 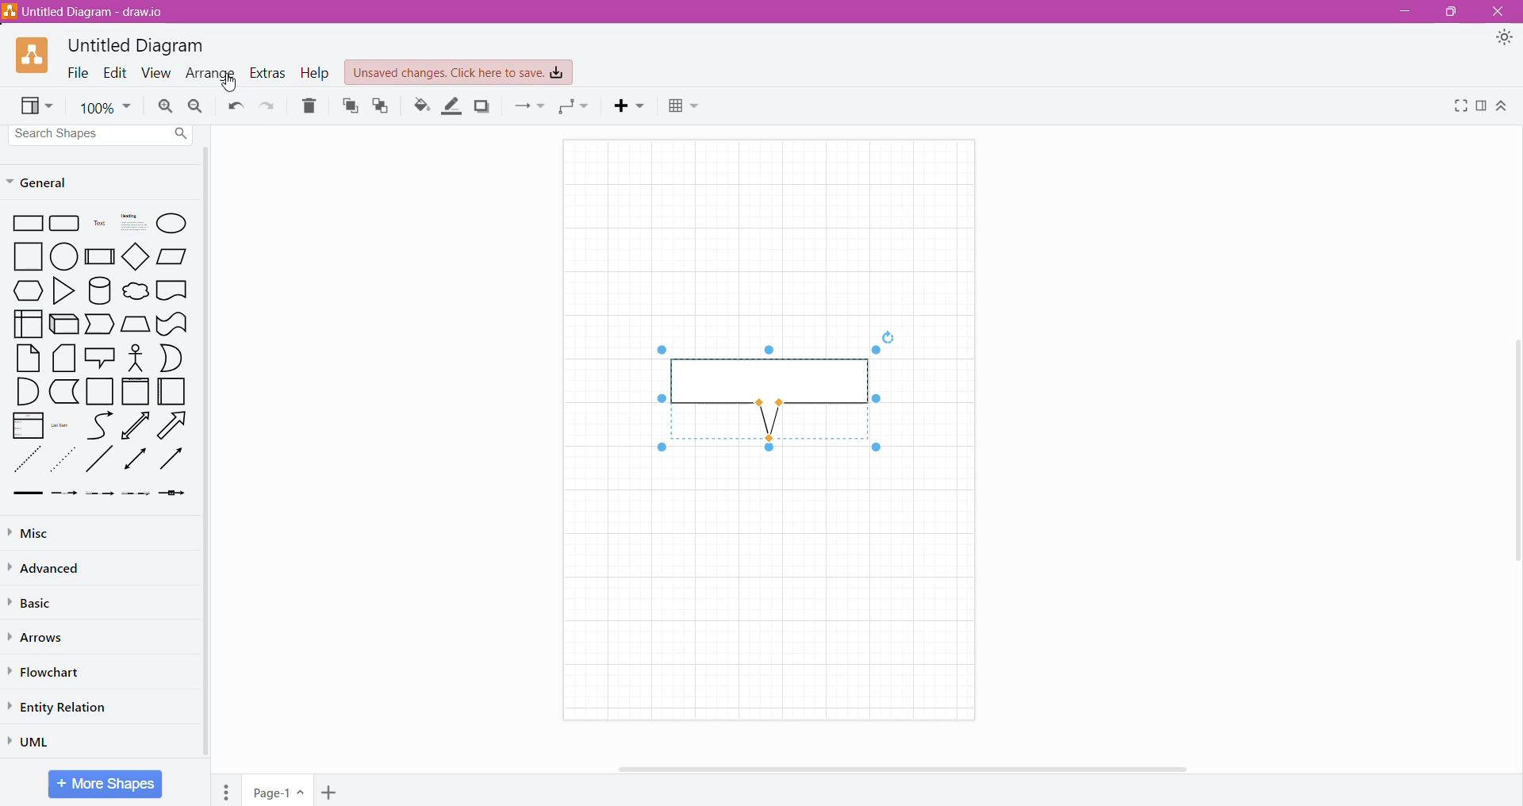 I want to click on Help, so click(x=316, y=73).